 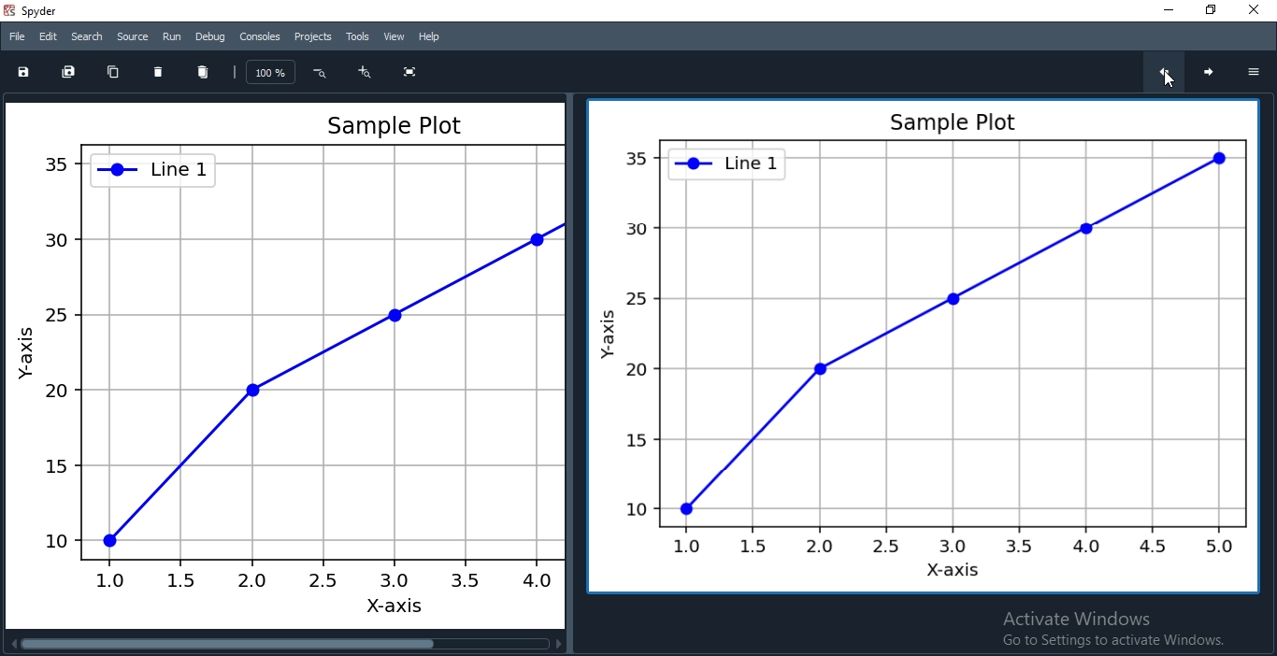 What do you see at coordinates (69, 71) in the screenshot?
I see `save all` at bounding box center [69, 71].